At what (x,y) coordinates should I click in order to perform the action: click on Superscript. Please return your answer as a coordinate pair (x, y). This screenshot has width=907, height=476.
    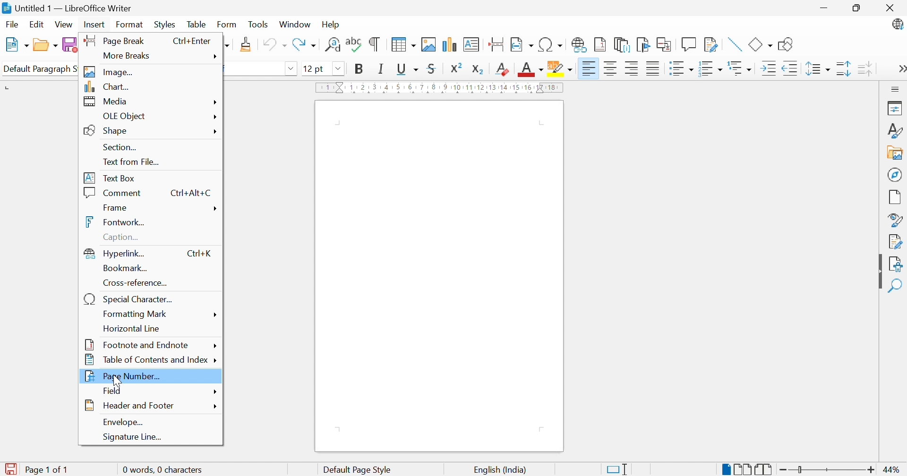
    Looking at the image, I should click on (456, 68).